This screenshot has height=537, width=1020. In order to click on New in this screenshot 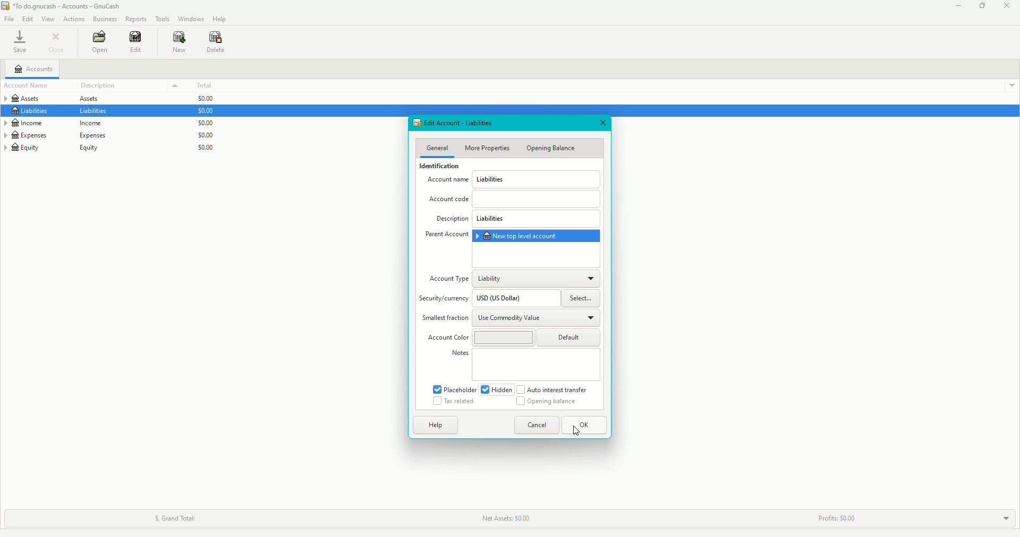, I will do `click(177, 43)`.